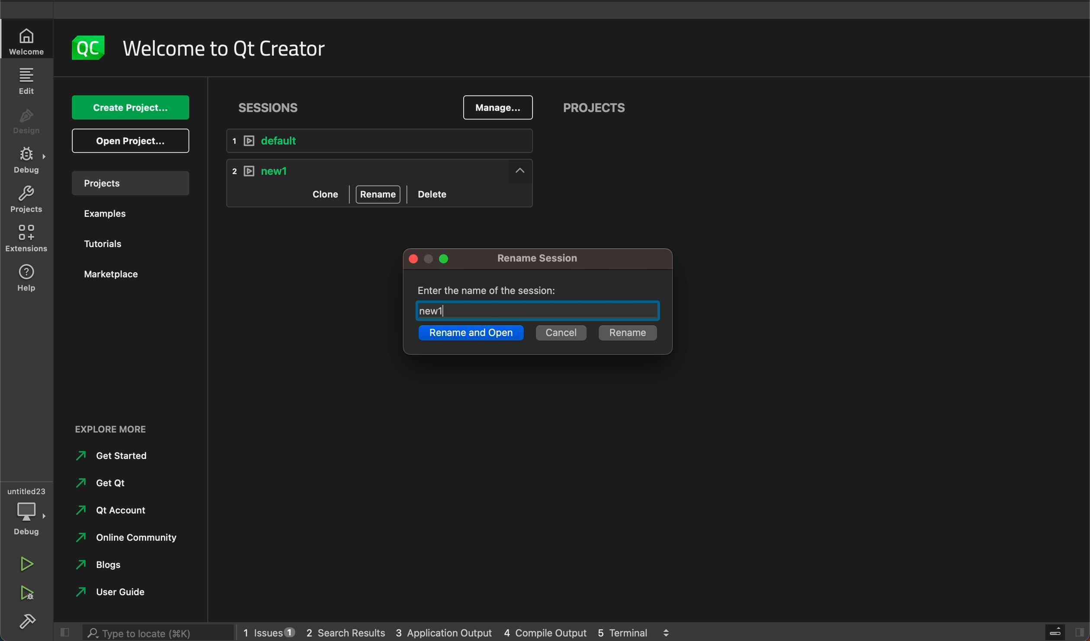 This screenshot has height=641, width=1090. Describe the element at coordinates (110, 482) in the screenshot. I see `get qt` at that location.